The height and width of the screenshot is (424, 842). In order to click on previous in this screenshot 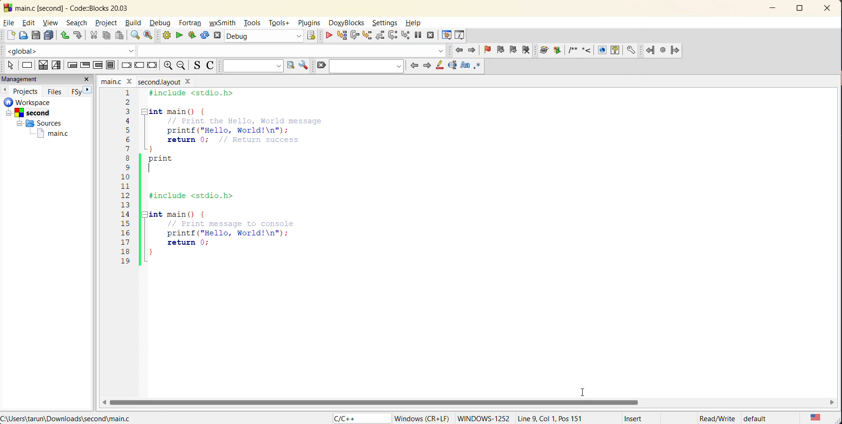, I will do `click(412, 65)`.